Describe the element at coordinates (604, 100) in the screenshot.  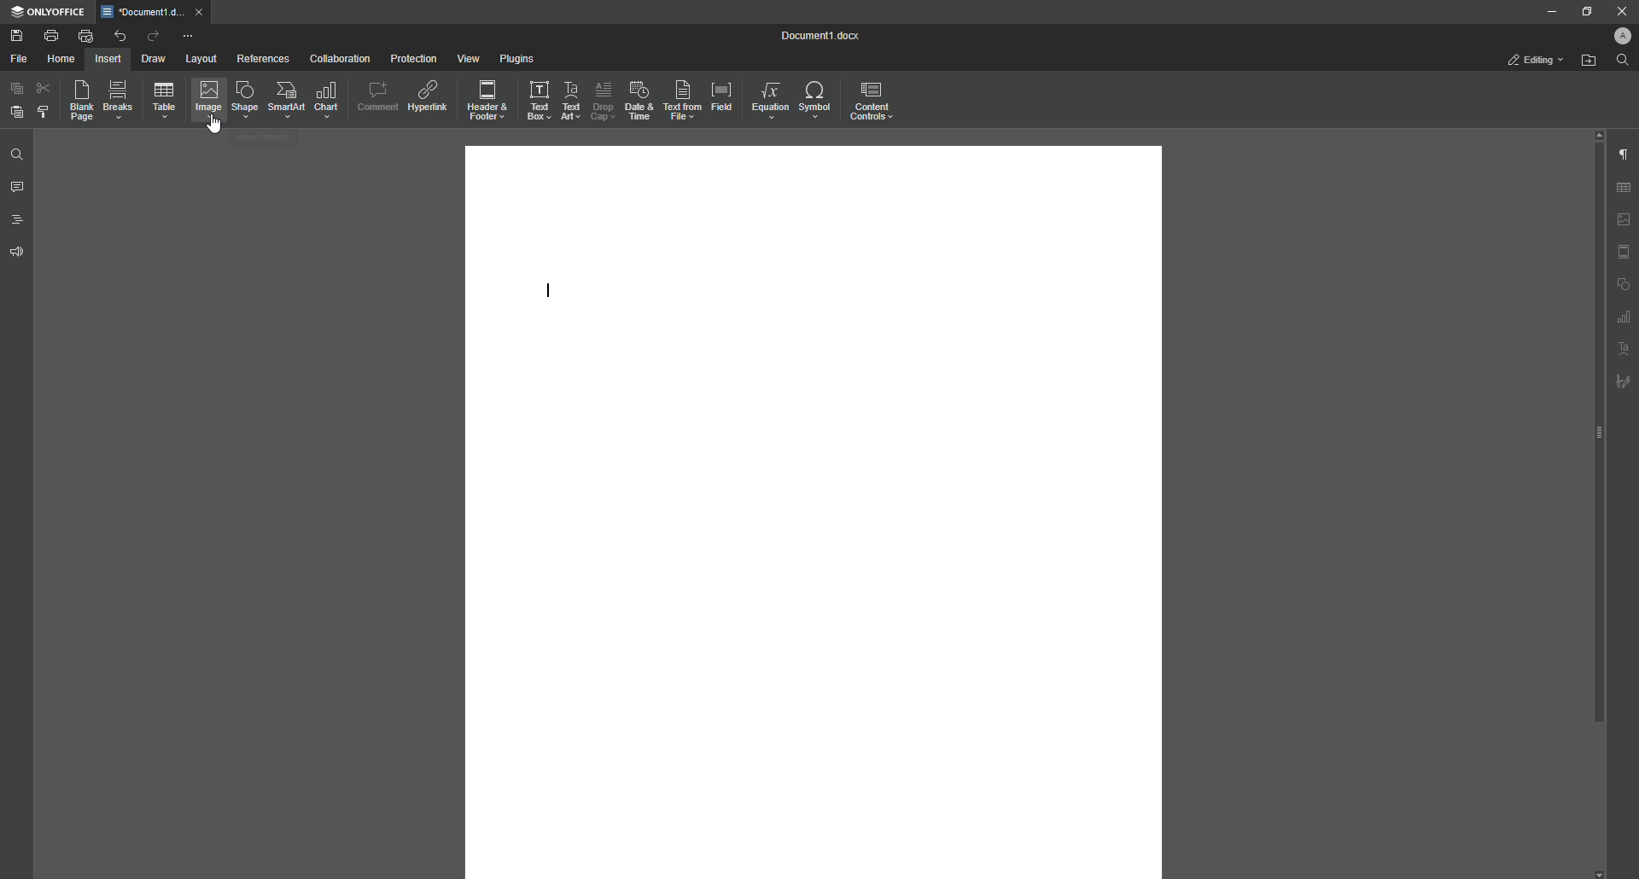
I see `Drop Cap` at that location.